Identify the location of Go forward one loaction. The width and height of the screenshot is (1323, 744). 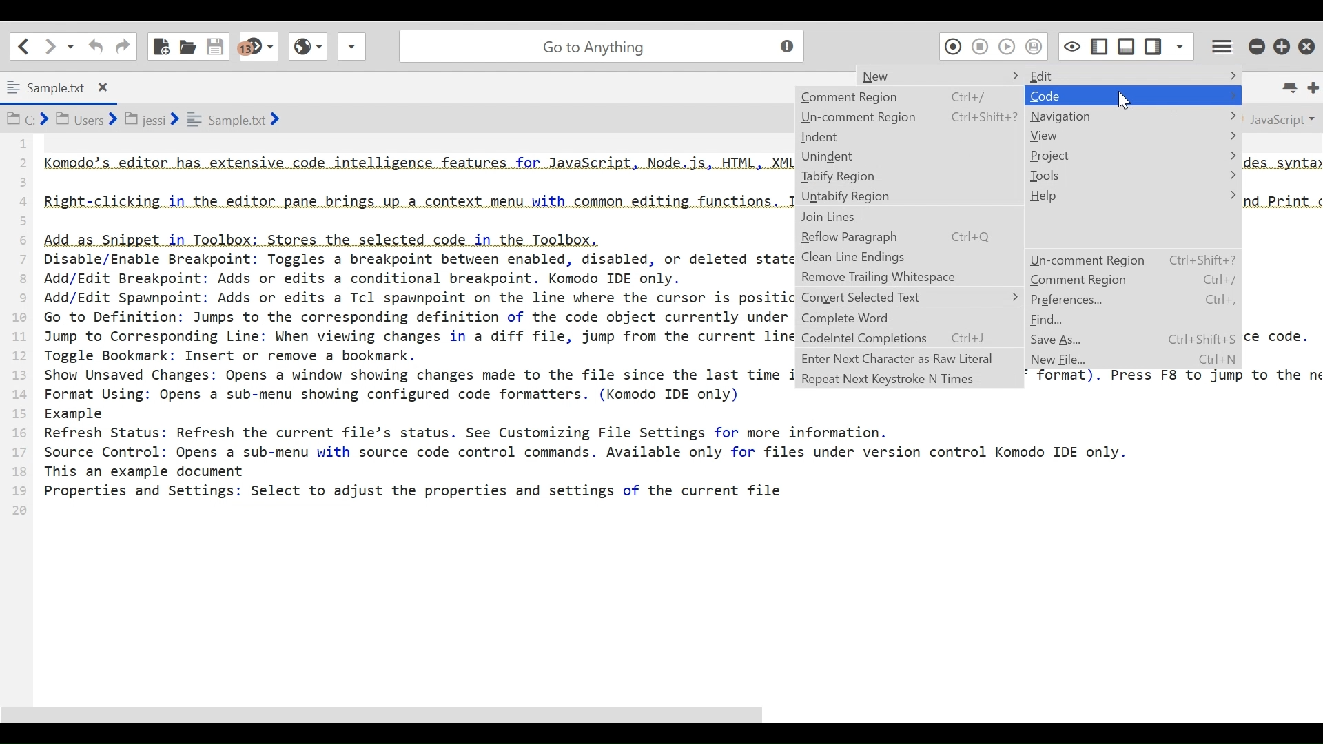
(49, 46).